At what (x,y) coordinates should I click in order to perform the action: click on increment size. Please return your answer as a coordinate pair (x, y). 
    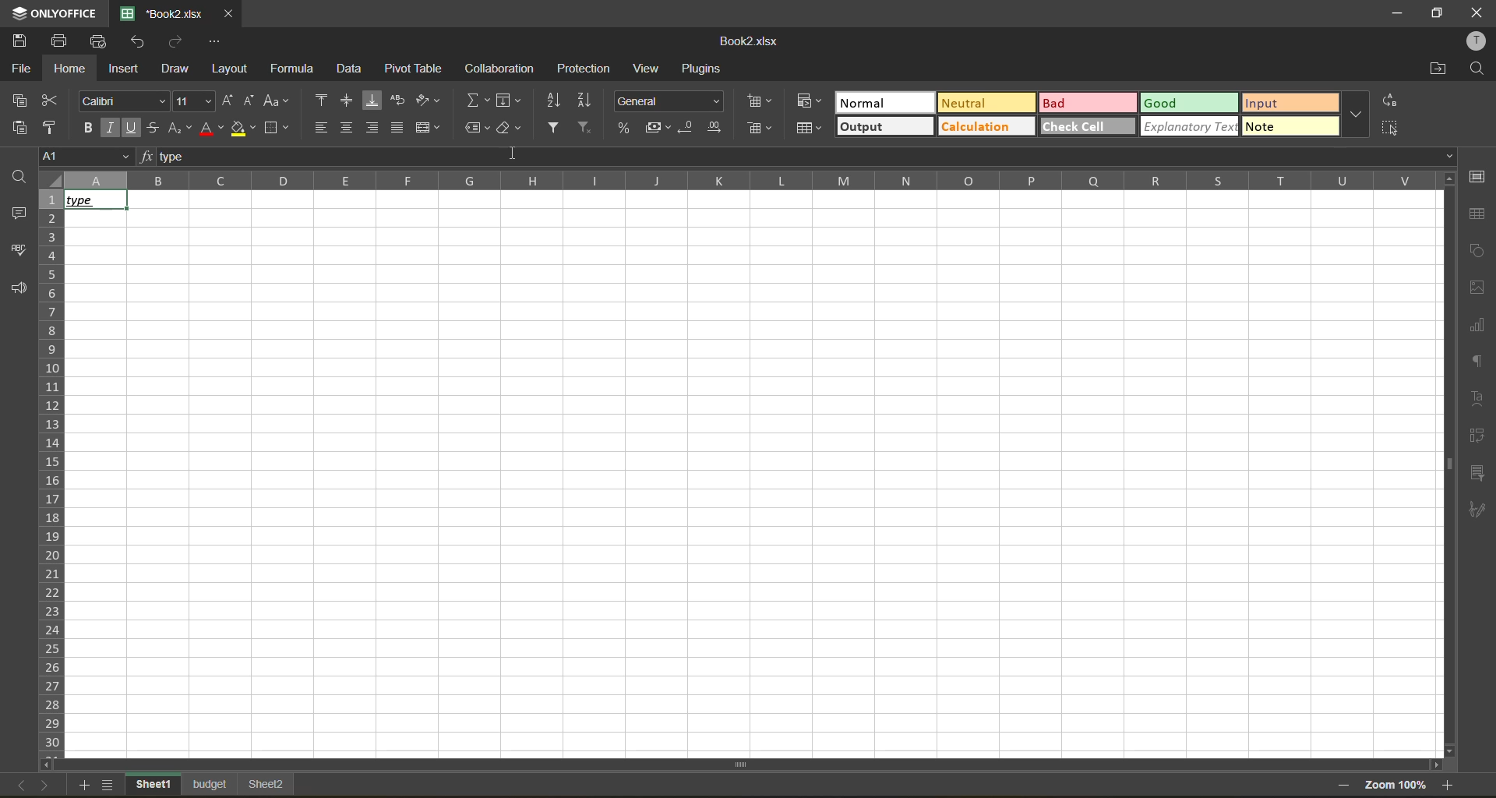
    Looking at the image, I should click on (229, 100).